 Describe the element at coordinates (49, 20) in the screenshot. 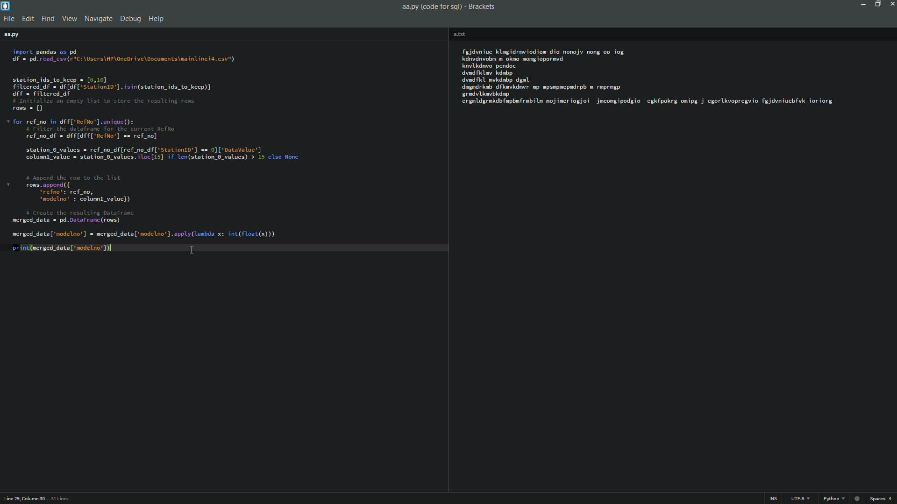

I see `find menu` at that location.